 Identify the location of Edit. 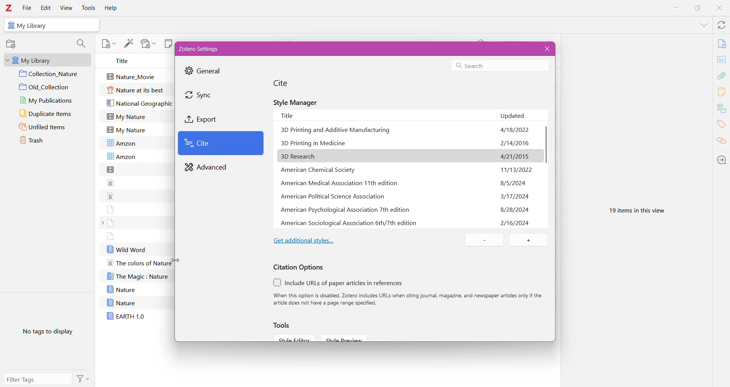
(45, 8).